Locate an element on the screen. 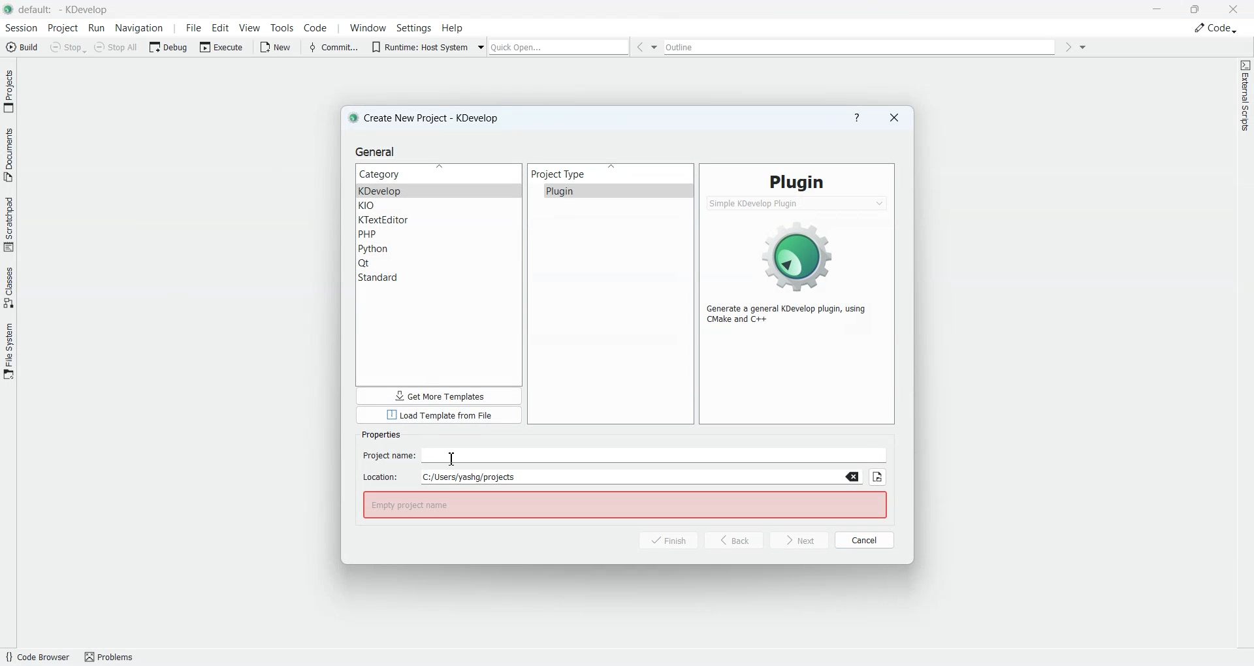 Image resolution: width=1254 pixels, height=666 pixels. Code Browser is located at coordinates (37, 657).